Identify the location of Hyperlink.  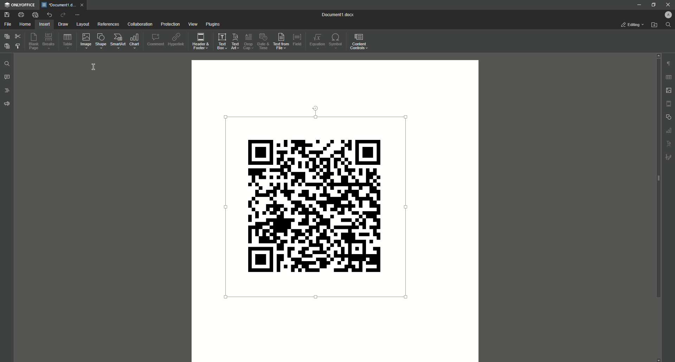
(176, 41).